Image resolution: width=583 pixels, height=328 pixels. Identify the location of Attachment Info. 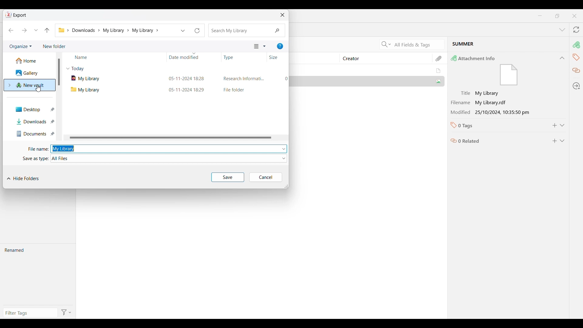
(501, 70).